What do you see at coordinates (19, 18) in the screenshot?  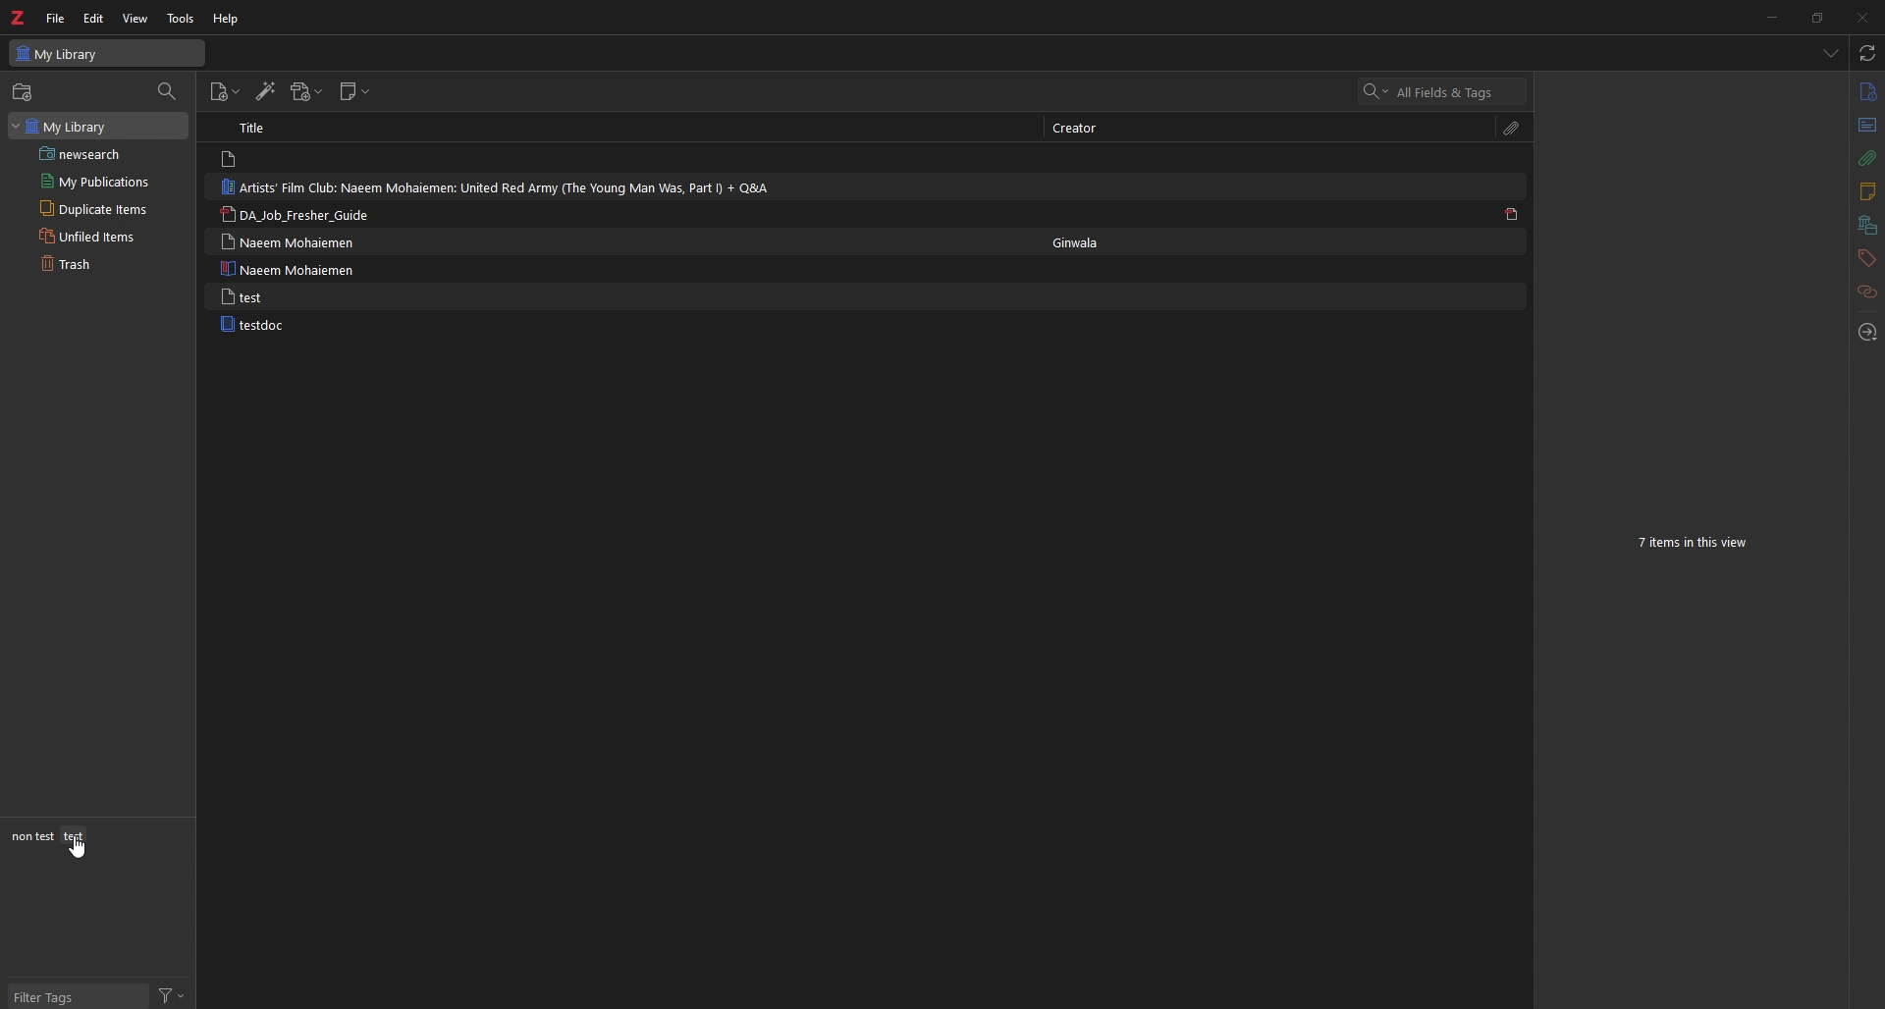 I see `zotero logo` at bounding box center [19, 18].